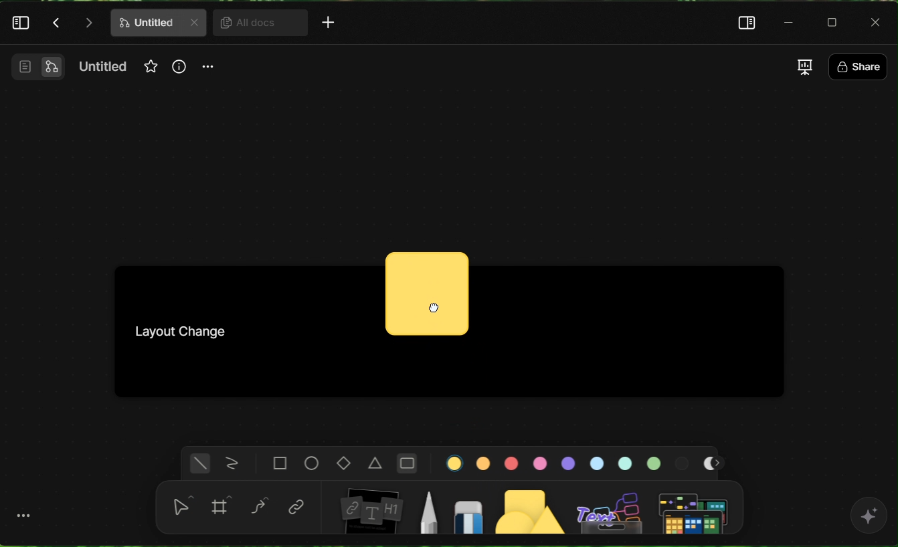 This screenshot has width=898, height=547. Describe the element at coordinates (428, 508) in the screenshot. I see `pen` at that location.